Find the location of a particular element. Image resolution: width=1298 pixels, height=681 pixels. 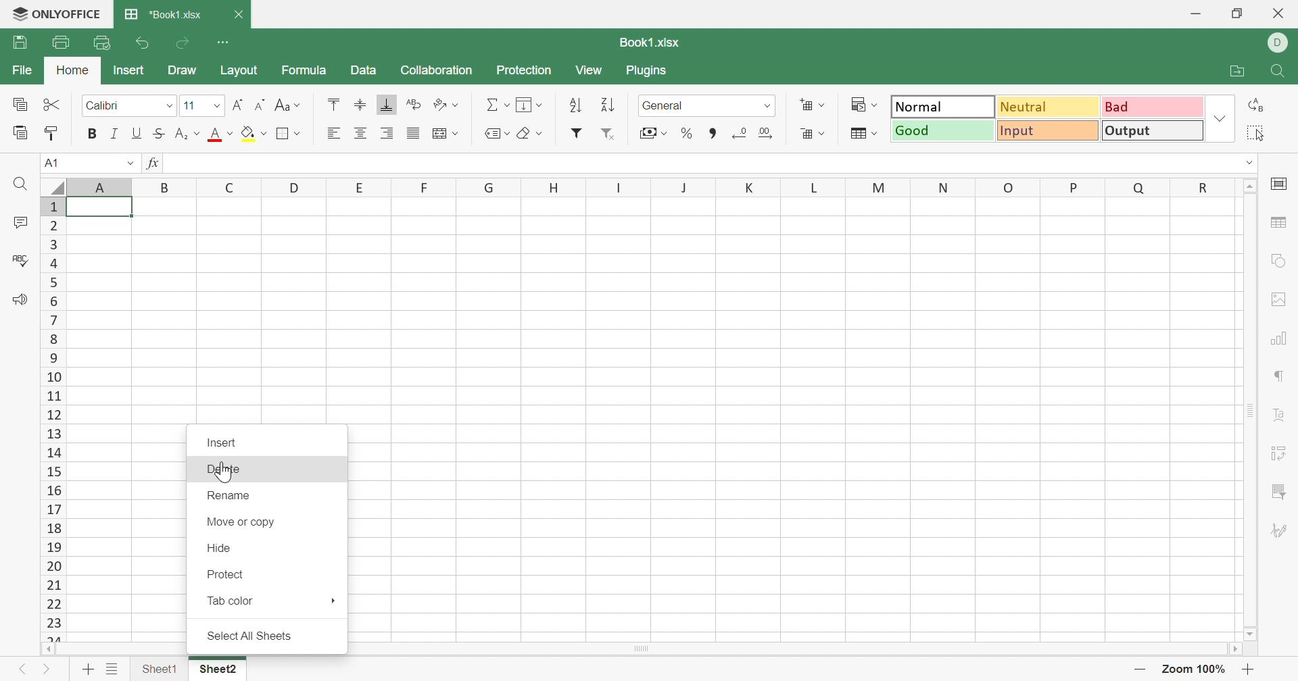

A1 is located at coordinates (55, 162).